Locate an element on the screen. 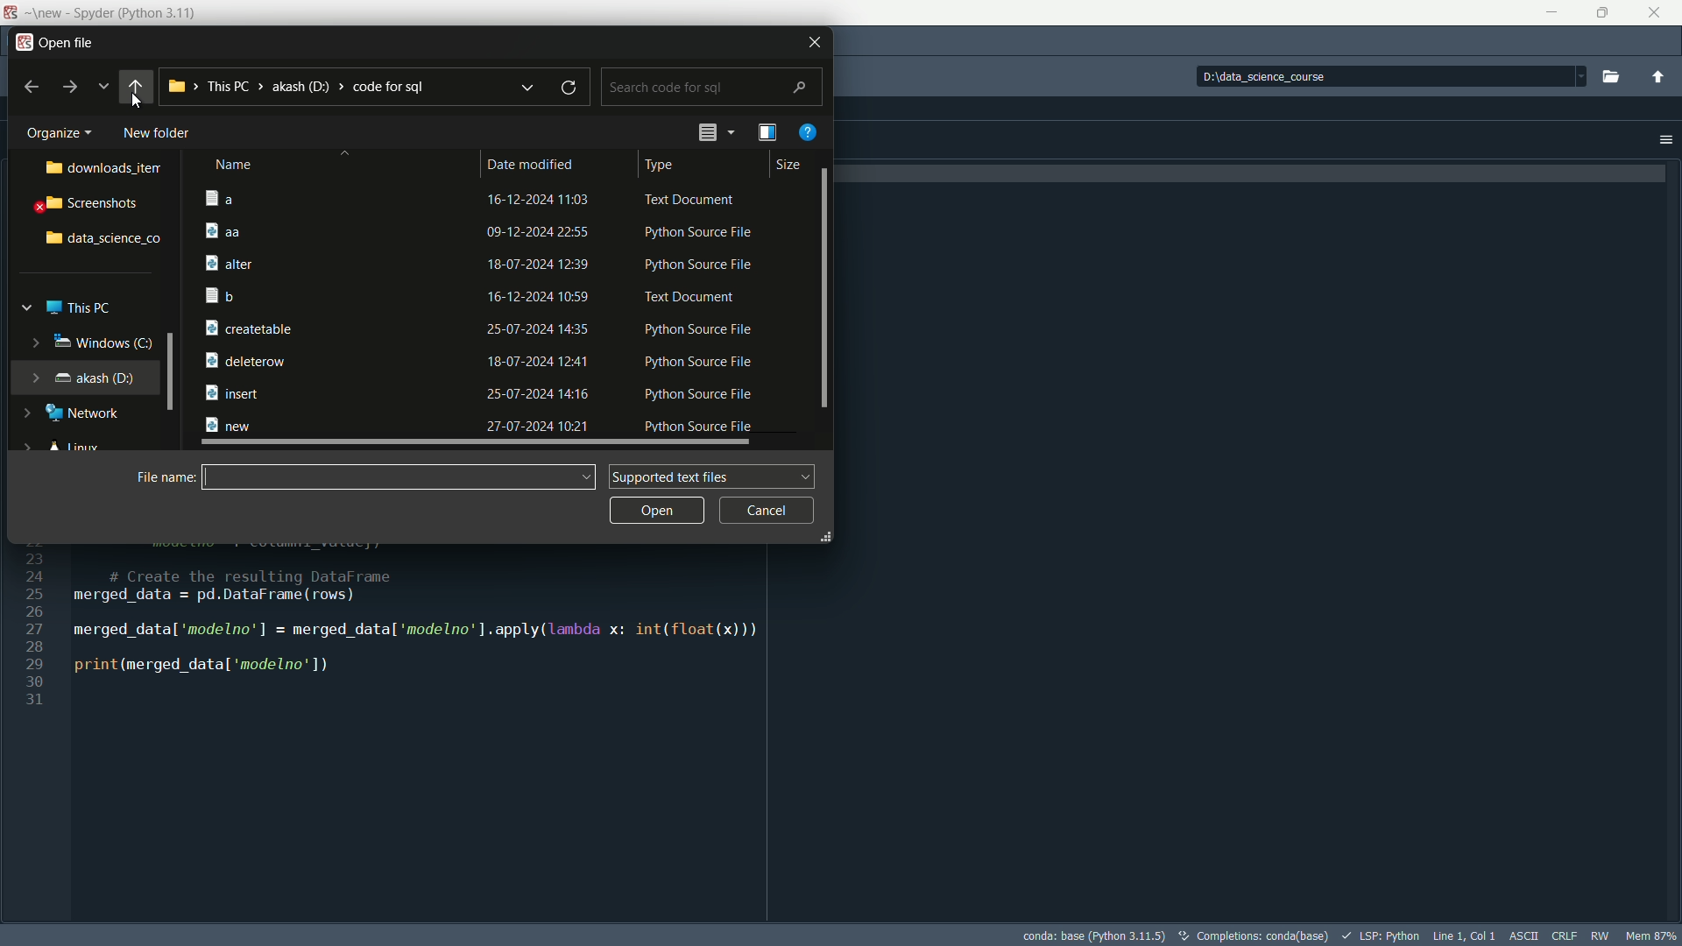  type is located at coordinates (679, 165).